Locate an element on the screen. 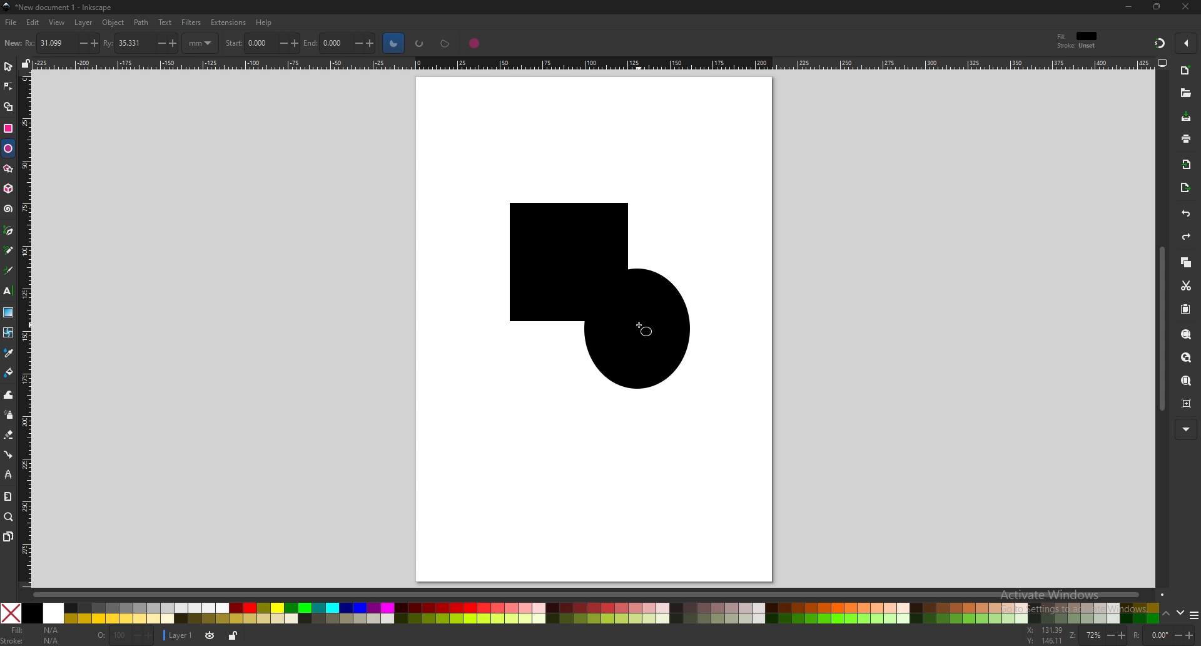 The height and width of the screenshot is (646, 1201). text is located at coordinates (165, 22).